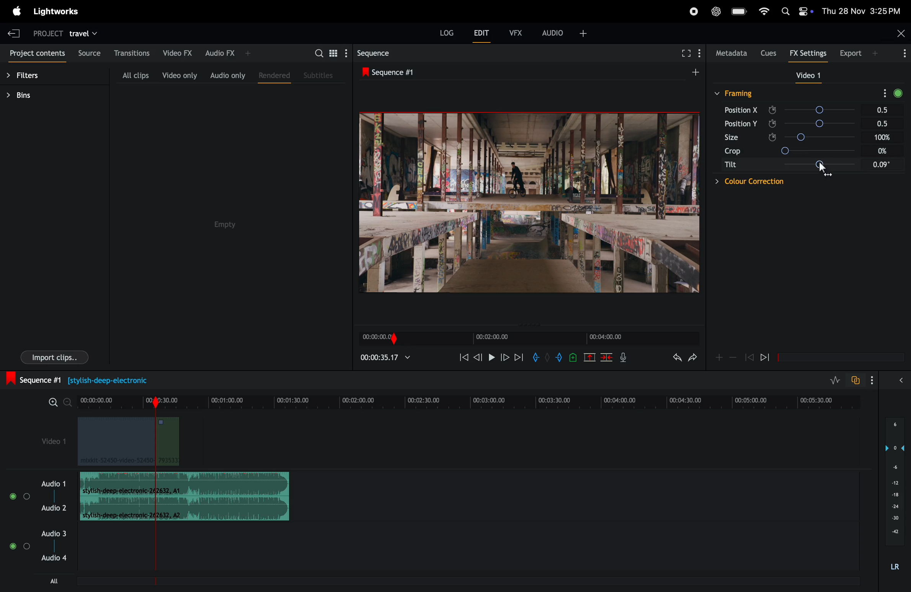 The height and width of the screenshot is (592, 911). Describe the element at coordinates (694, 358) in the screenshot. I see `redo` at that location.